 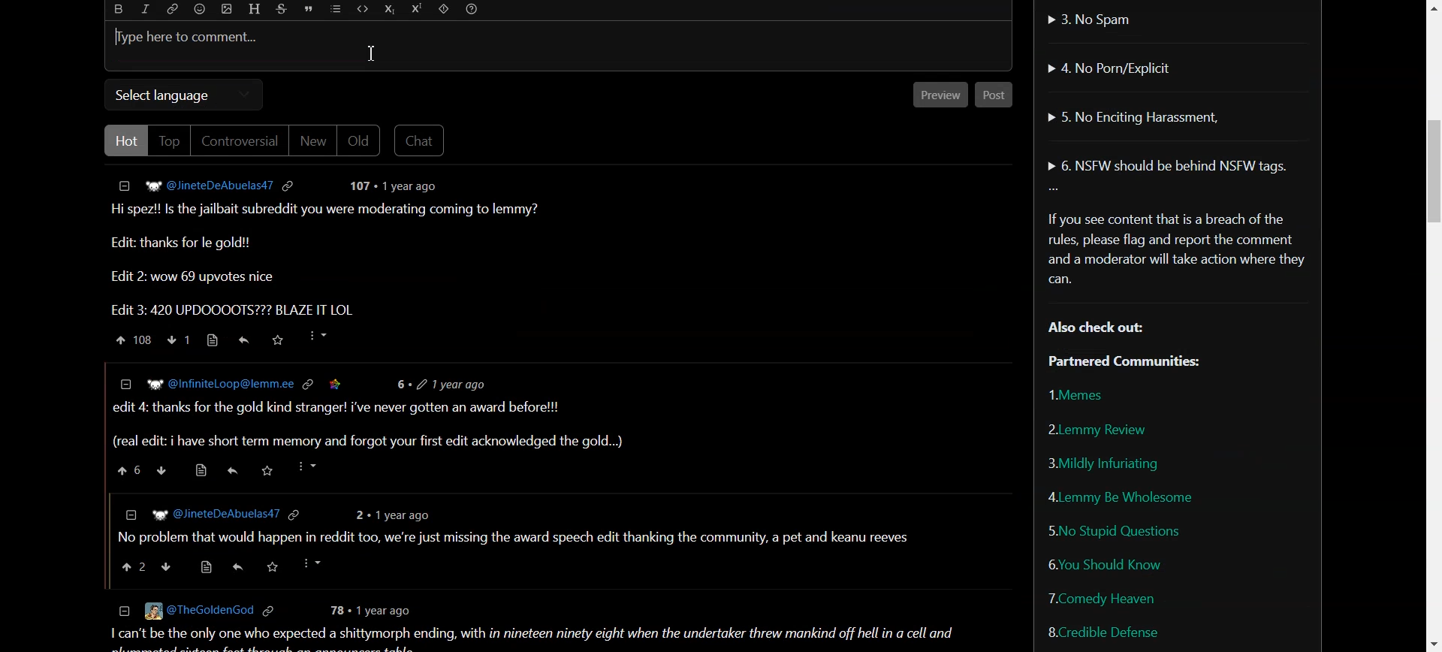 I want to click on More, so click(x=1054, y=189).